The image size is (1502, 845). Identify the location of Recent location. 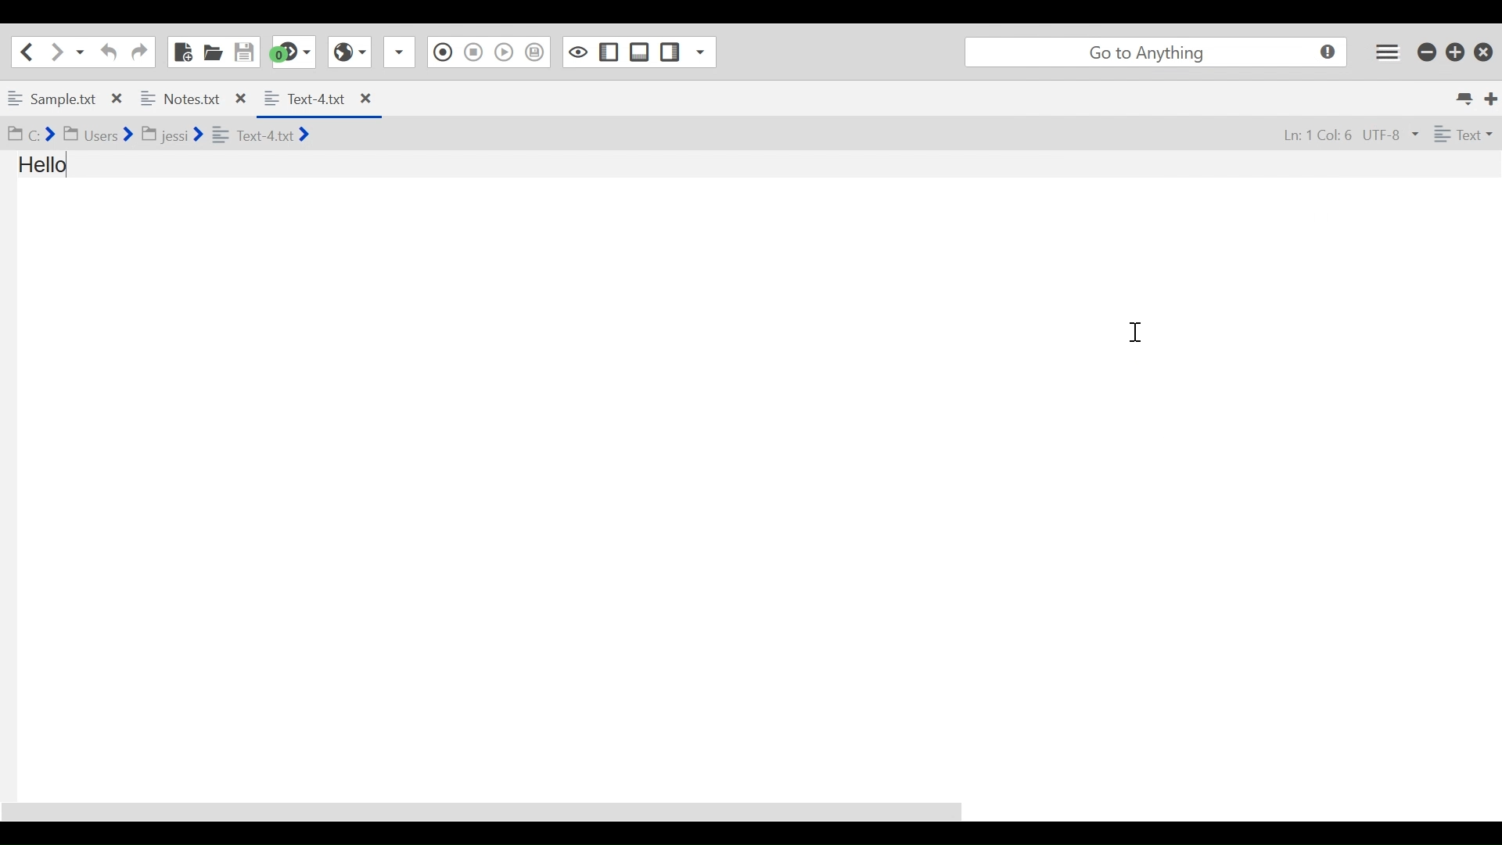
(78, 52).